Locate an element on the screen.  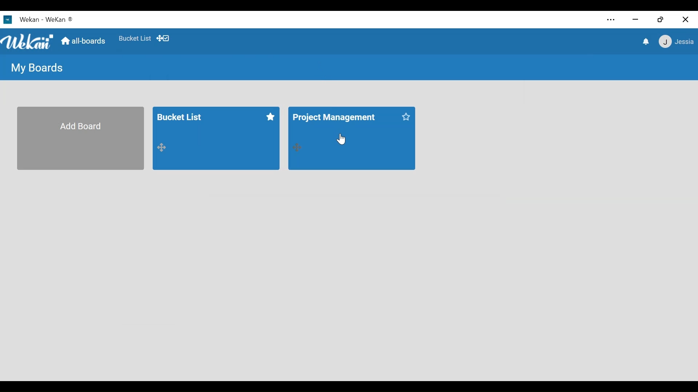
jessia is located at coordinates (675, 42).